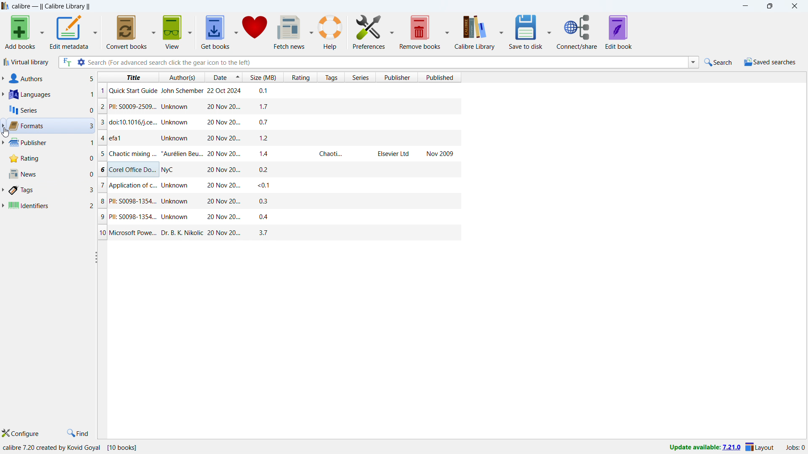 The width and height of the screenshot is (808, 454). I want to click on do a quick search, so click(719, 62).